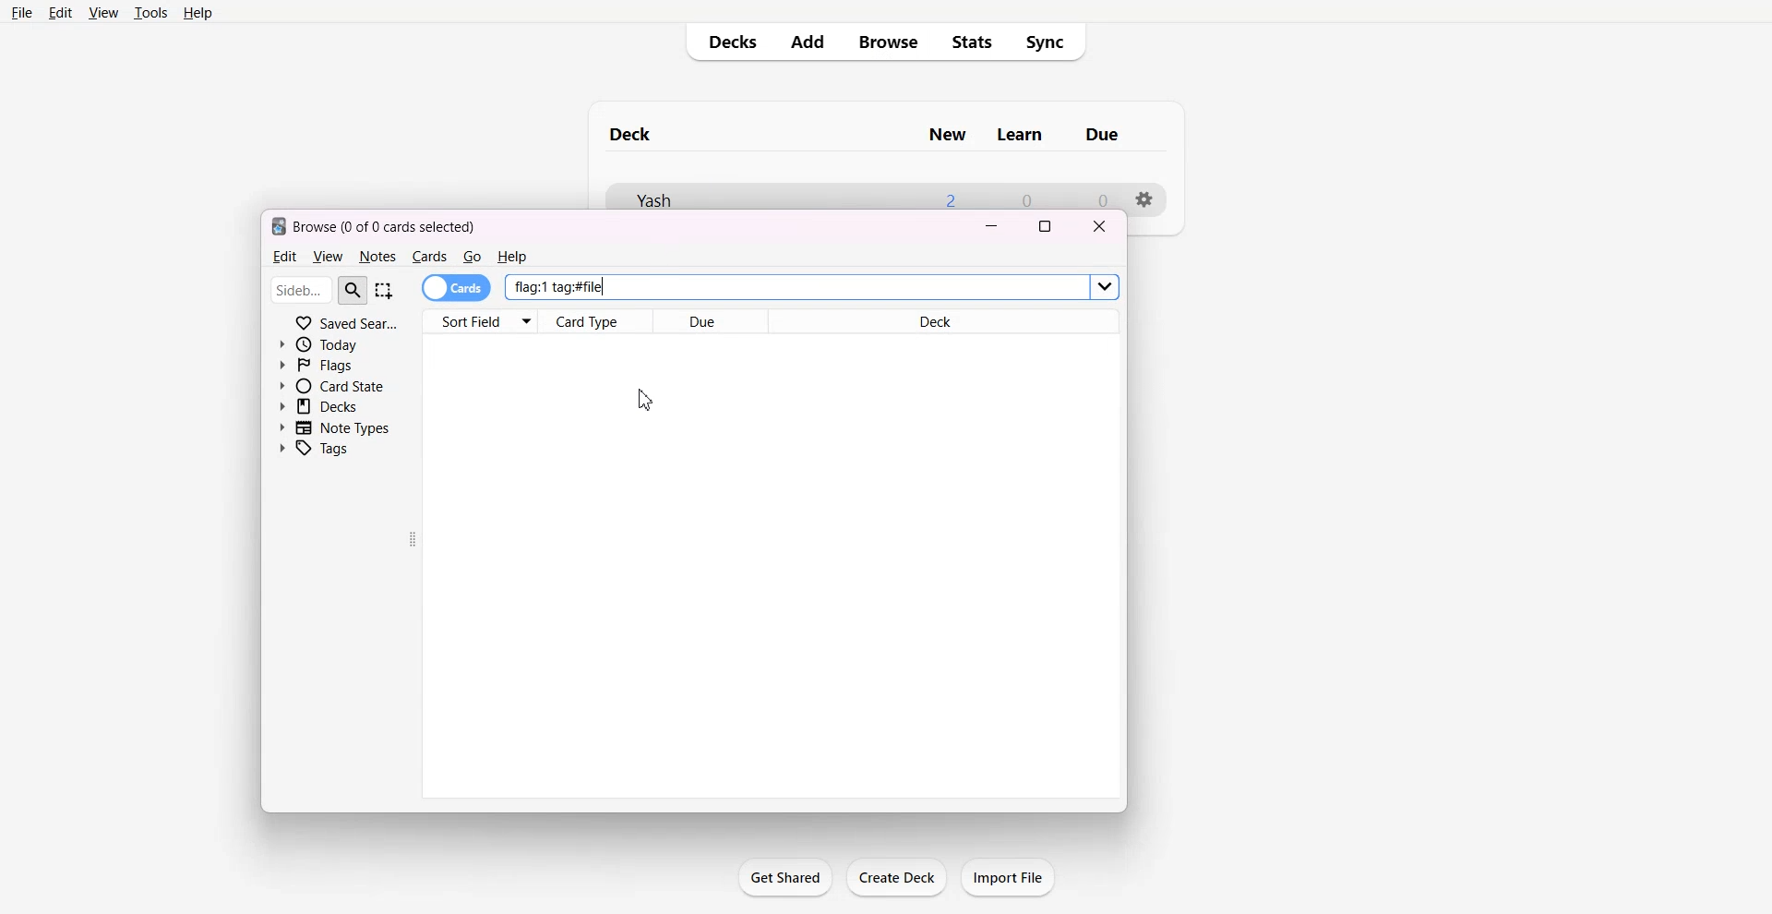  Describe the element at coordinates (473, 257) in the screenshot. I see `Go` at that location.